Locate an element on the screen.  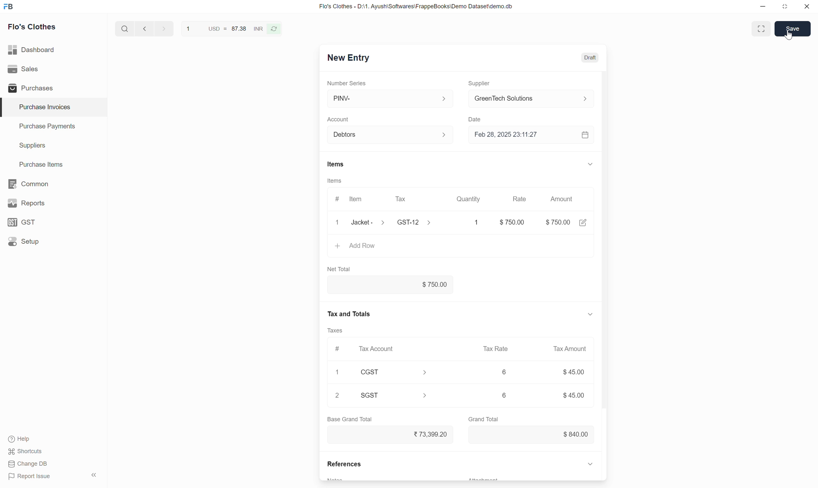
$ 102.99 is located at coordinates (558, 222).